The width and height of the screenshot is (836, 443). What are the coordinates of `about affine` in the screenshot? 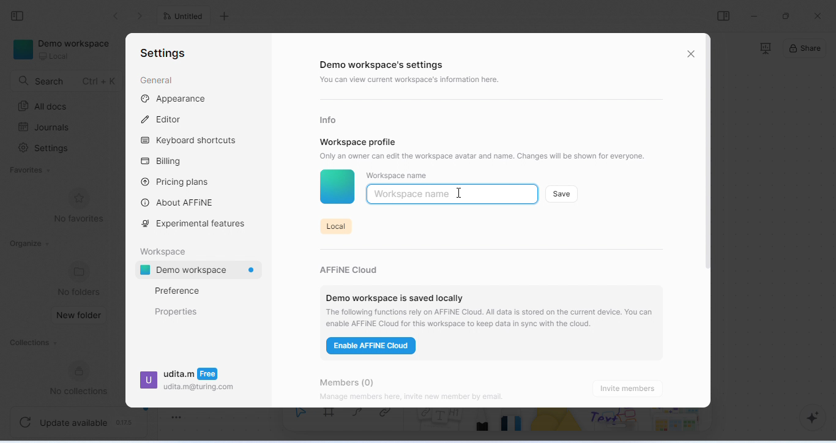 It's located at (179, 202).